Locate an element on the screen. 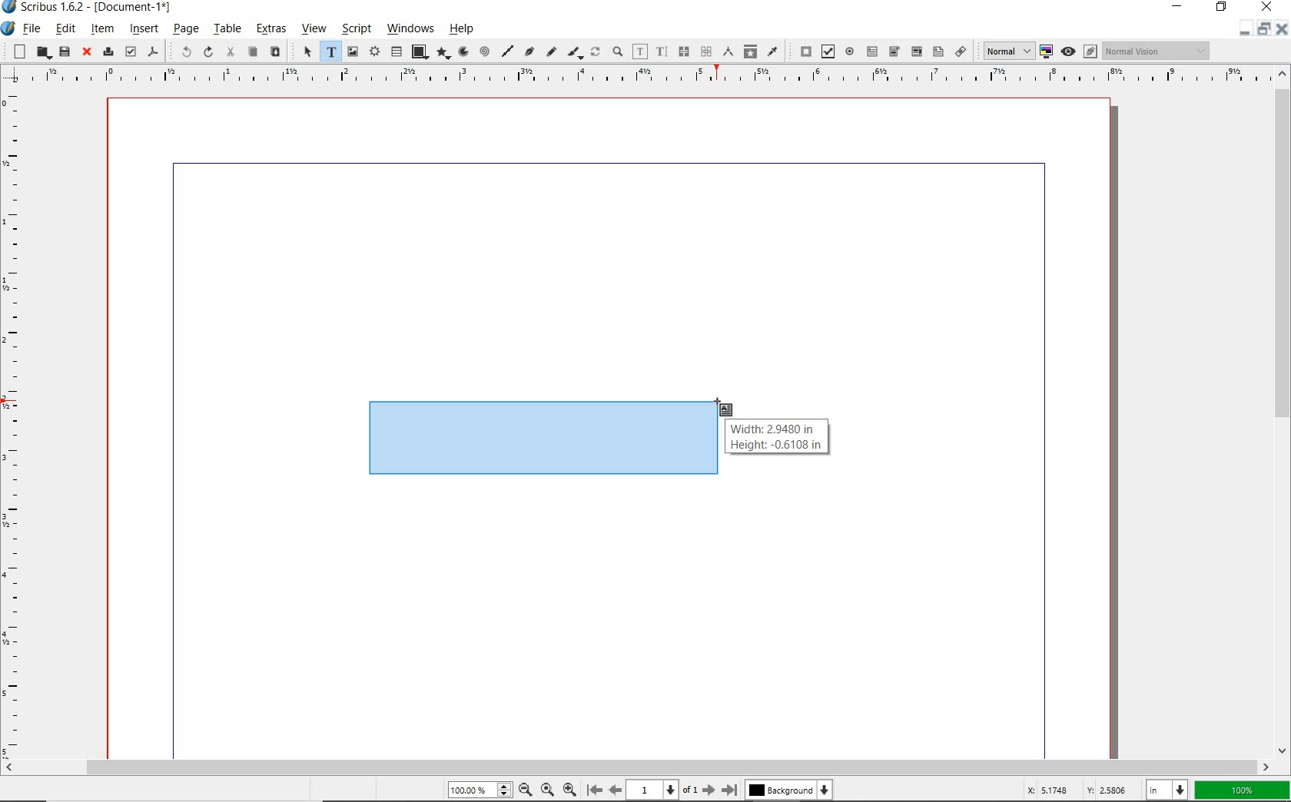 This screenshot has height=802, width=1291. Y: 2.5806 is located at coordinates (1109, 790).